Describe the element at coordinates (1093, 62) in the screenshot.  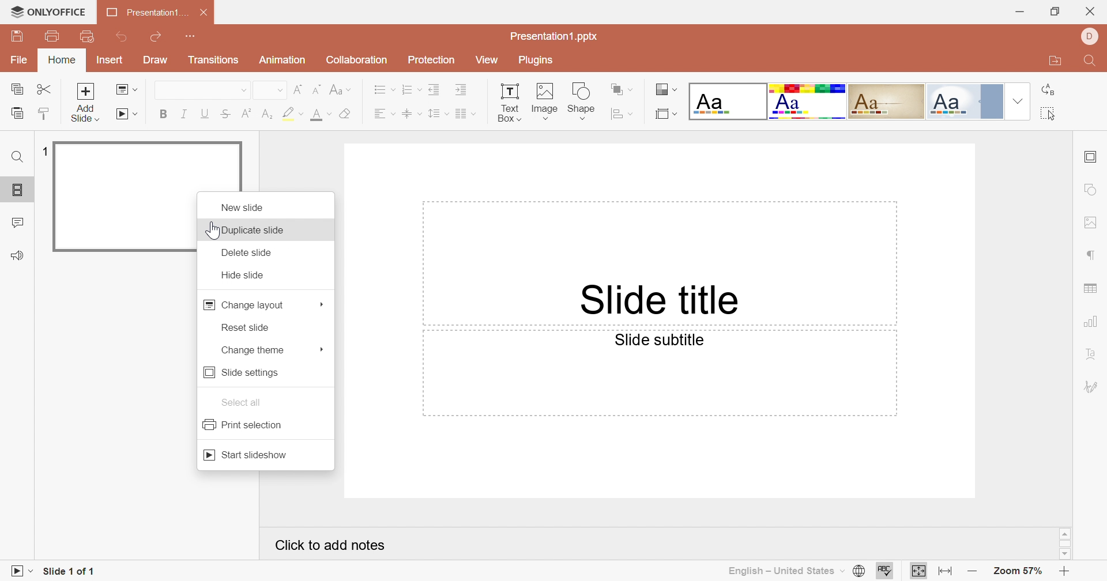
I see `Find` at that location.